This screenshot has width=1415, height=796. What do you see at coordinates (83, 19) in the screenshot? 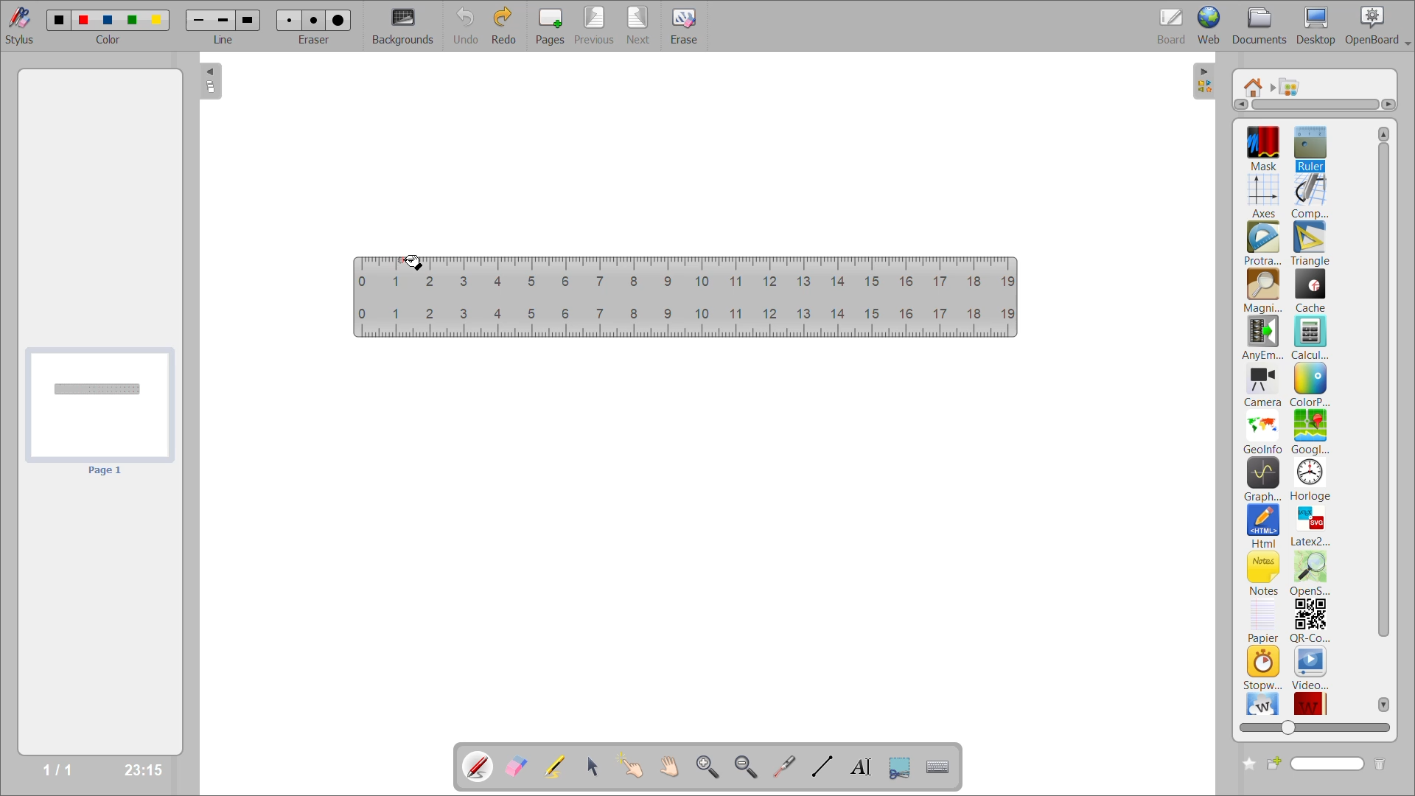
I see `color 2` at bounding box center [83, 19].